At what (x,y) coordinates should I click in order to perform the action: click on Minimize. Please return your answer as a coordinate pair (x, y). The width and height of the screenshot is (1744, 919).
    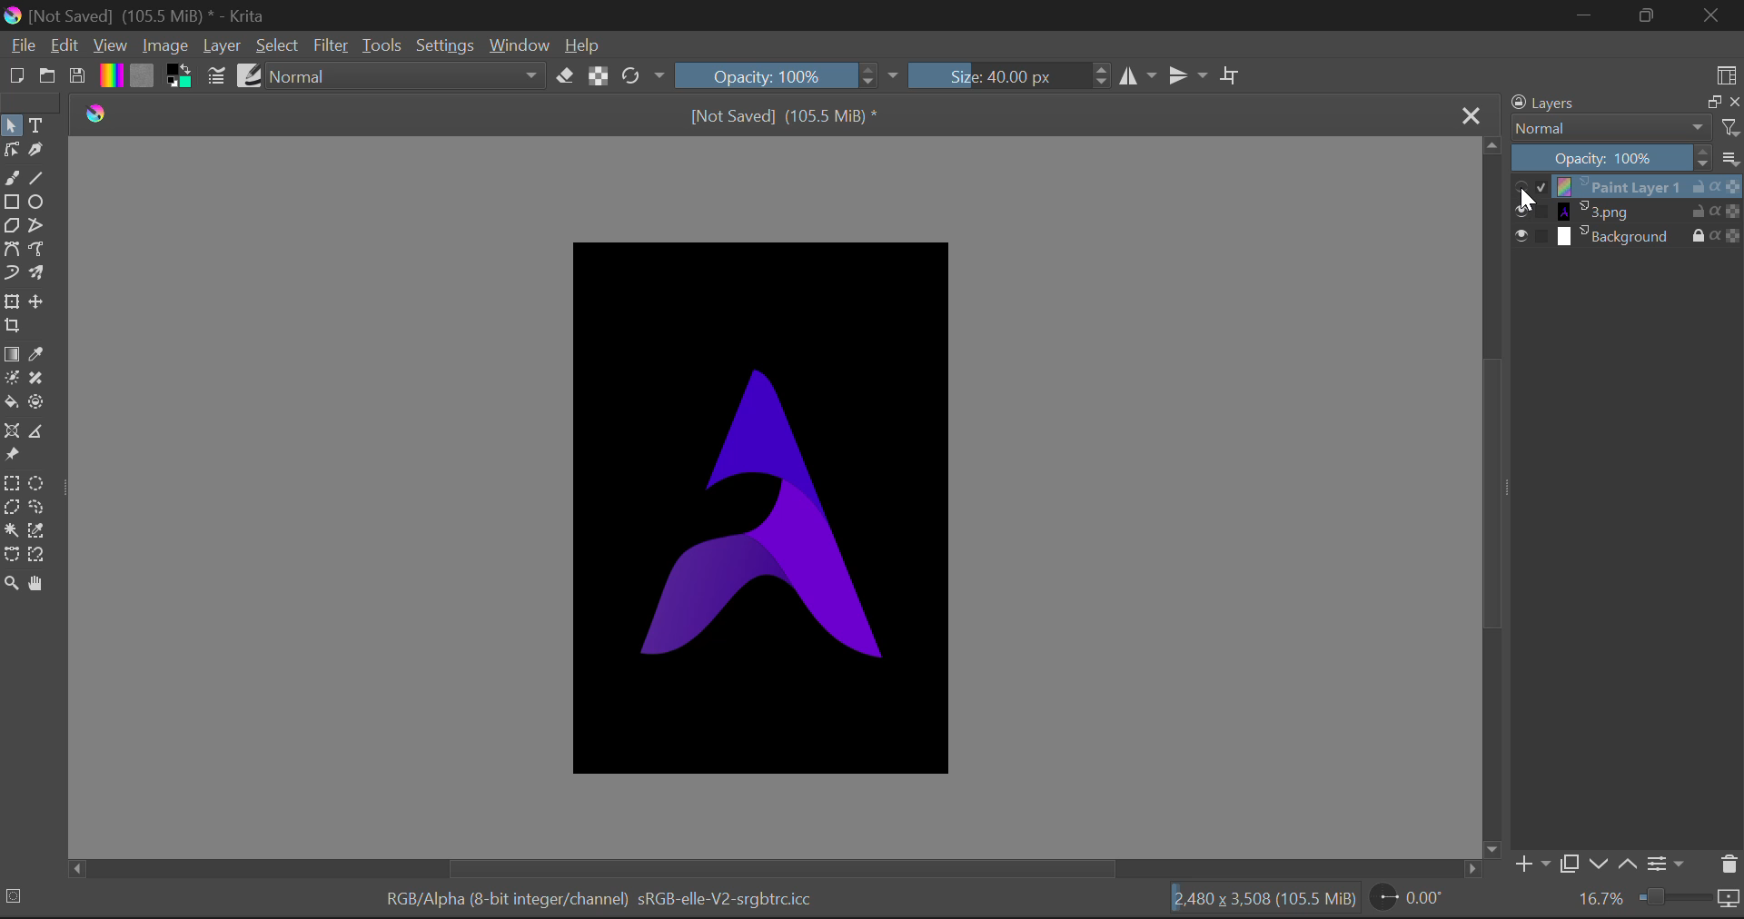
    Looking at the image, I should click on (1586, 15).